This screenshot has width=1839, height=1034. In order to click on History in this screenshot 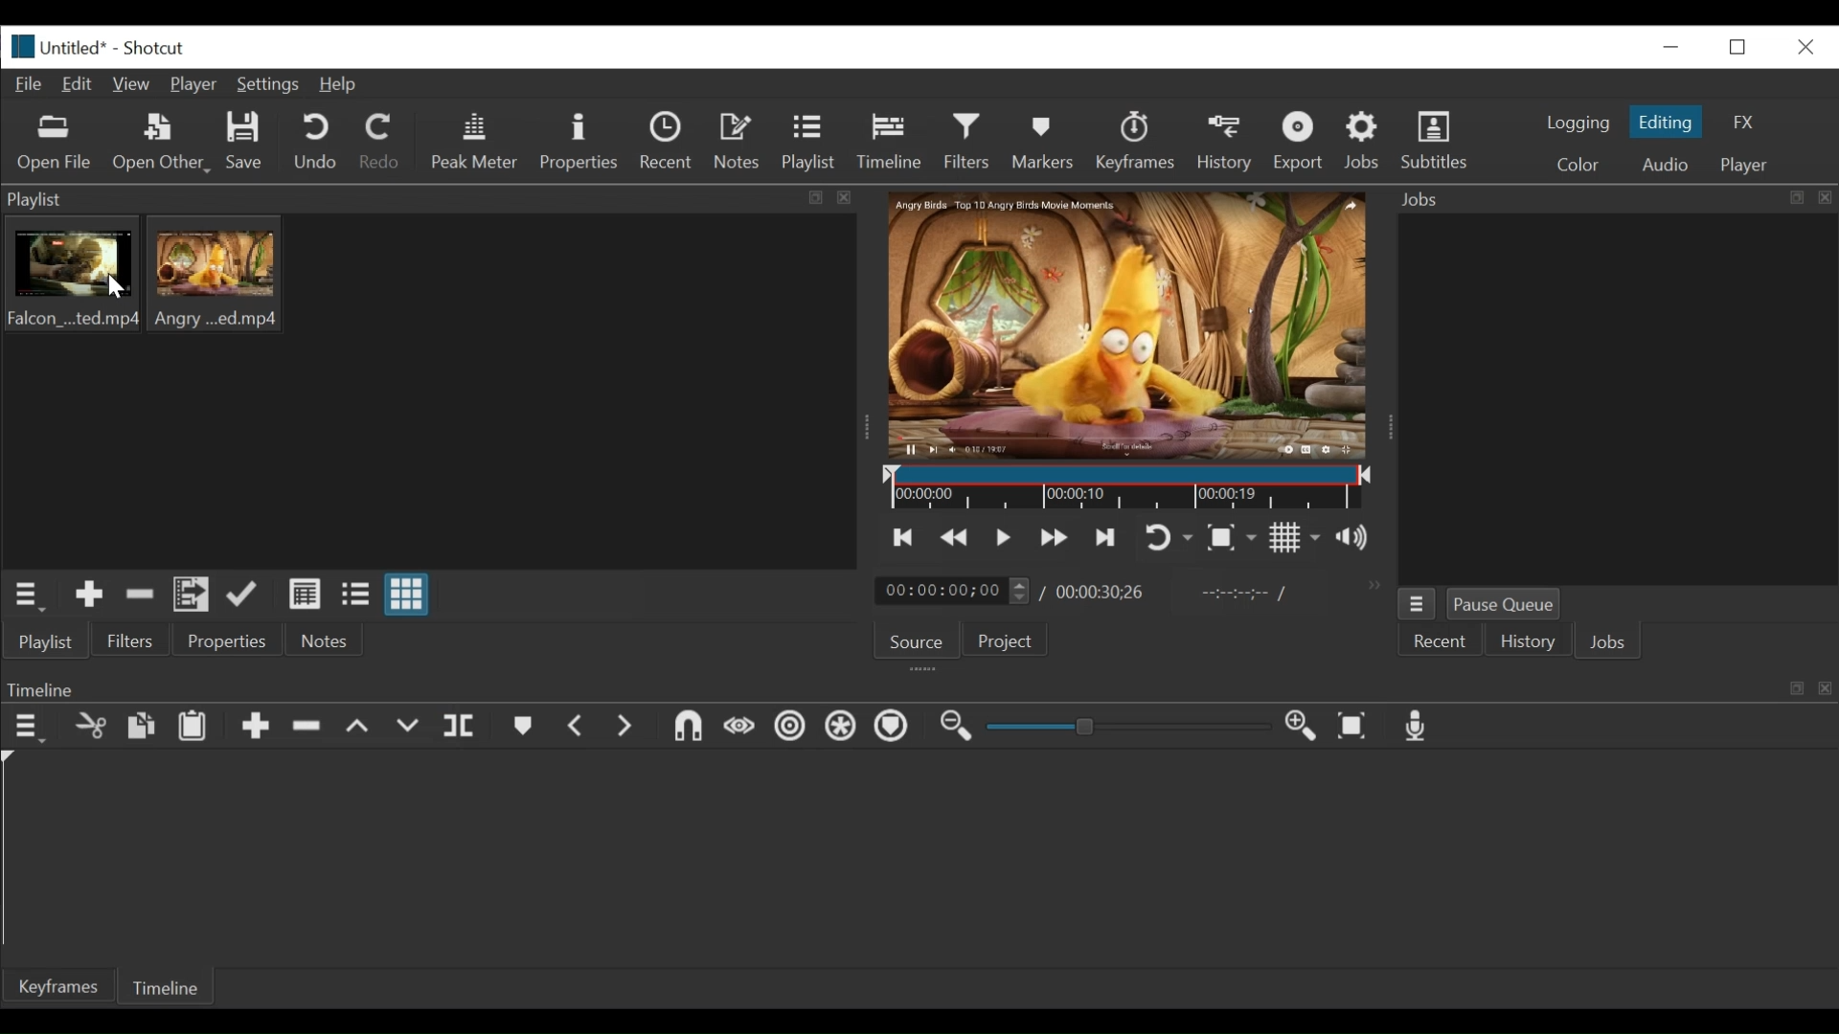, I will do `click(1528, 644)`.